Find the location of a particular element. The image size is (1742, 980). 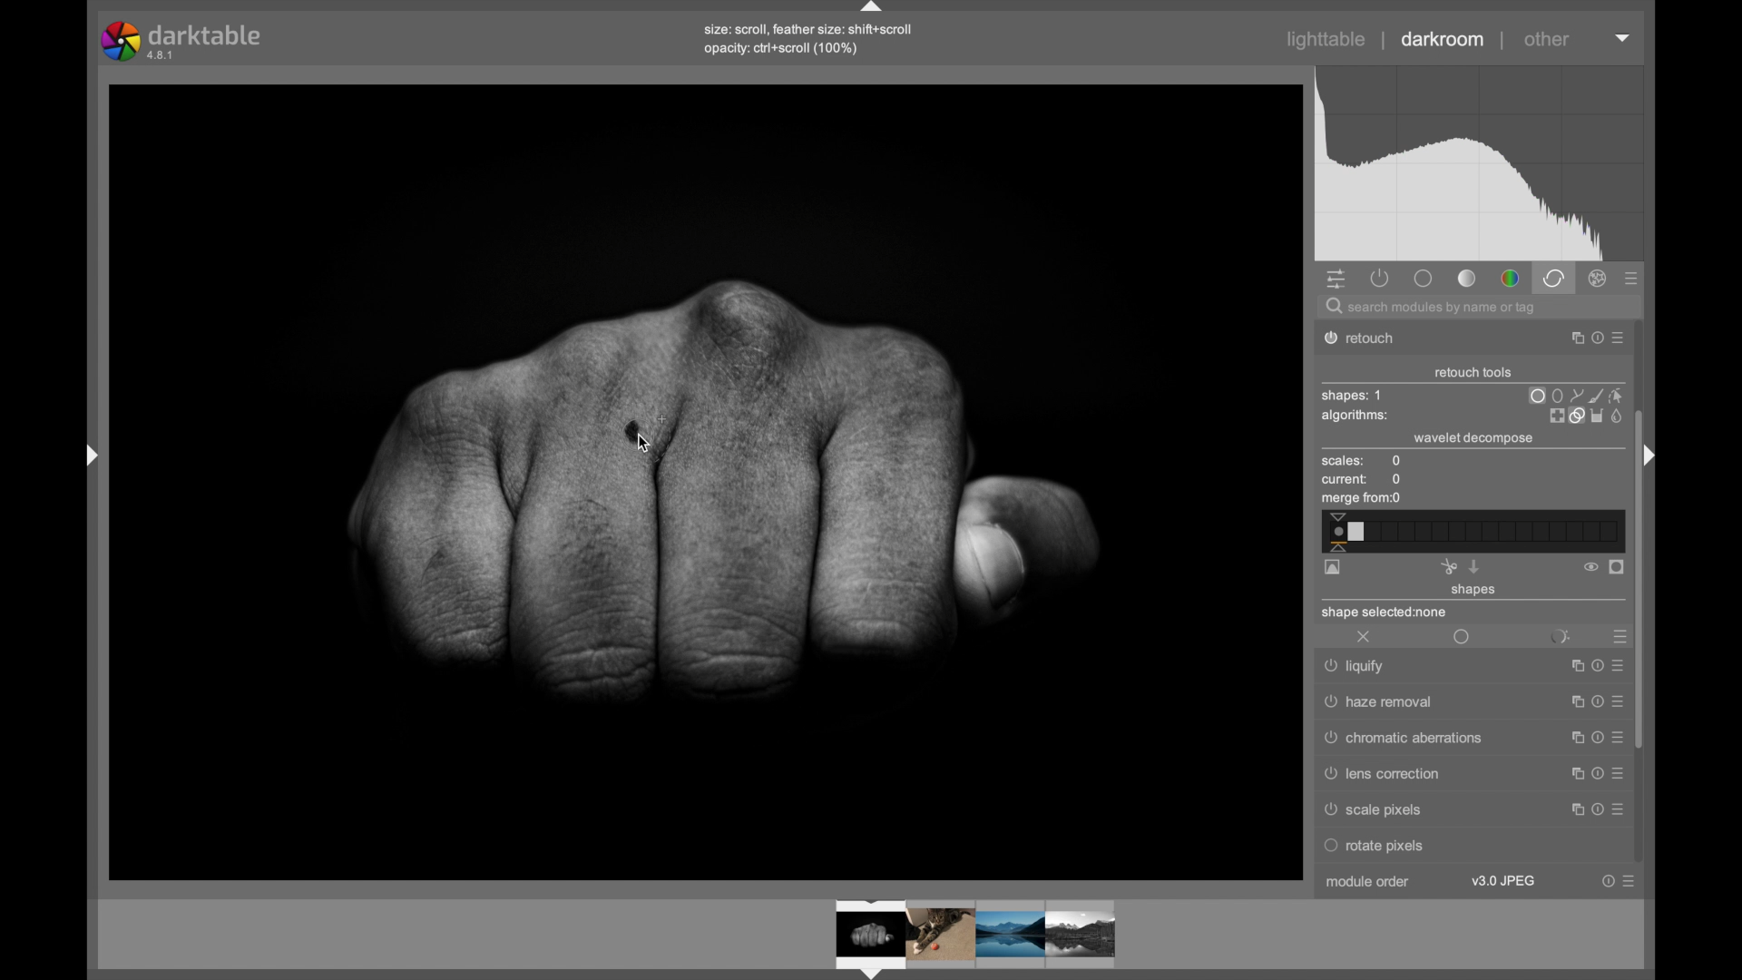

help is located at coordinates (1594, 338).